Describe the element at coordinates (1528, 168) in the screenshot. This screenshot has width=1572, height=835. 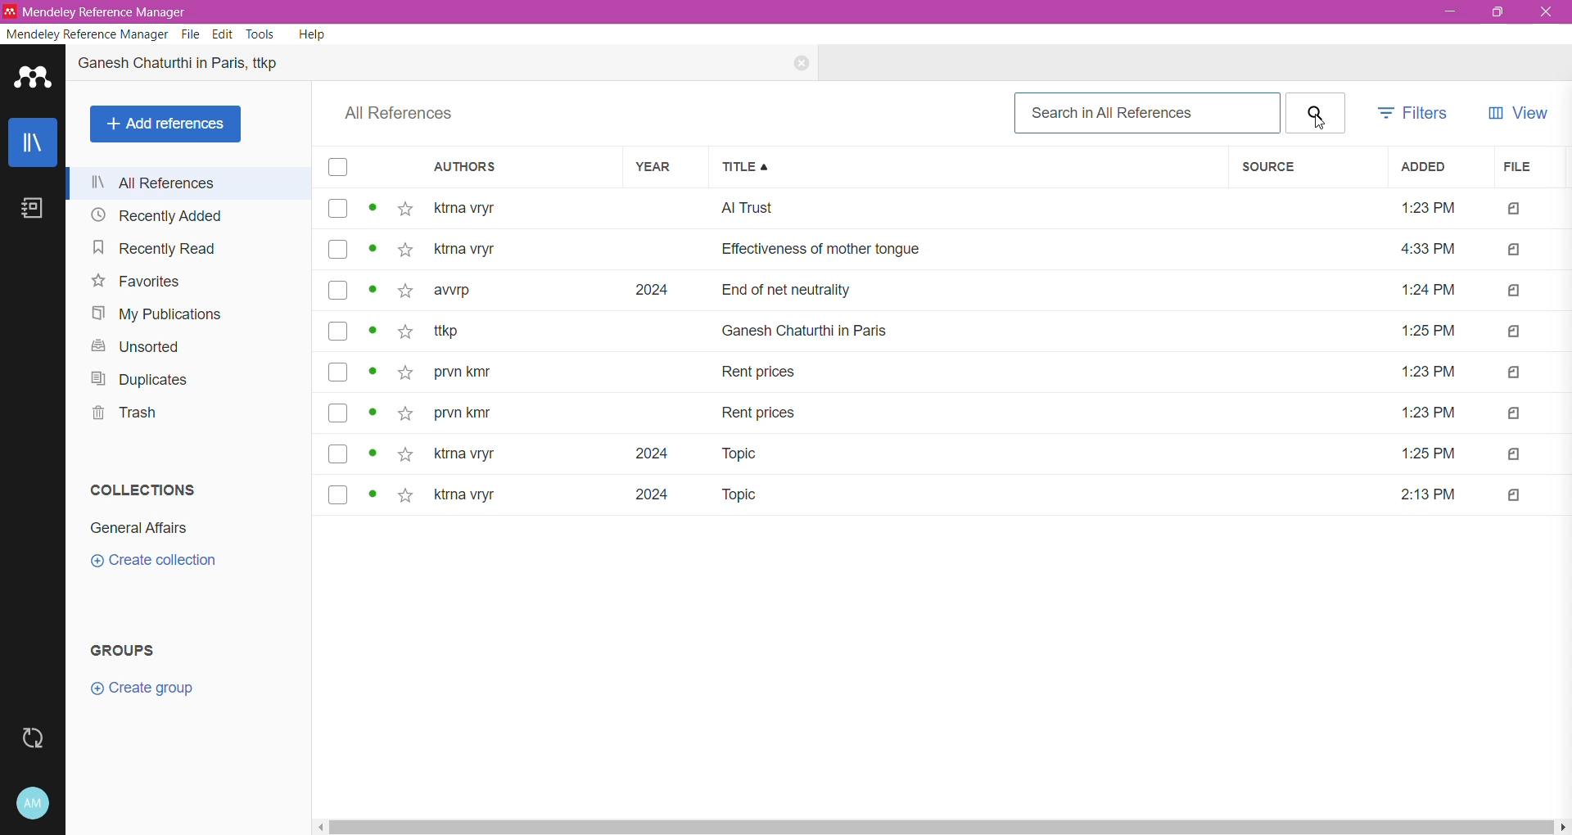
I see `File` at that location.